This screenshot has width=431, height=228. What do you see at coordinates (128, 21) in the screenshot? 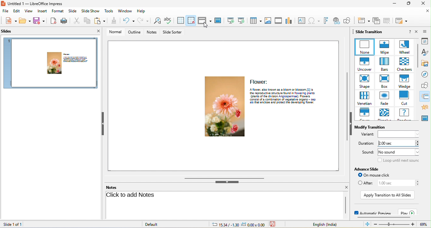
I see `undo` at bounding box center [128, 21].